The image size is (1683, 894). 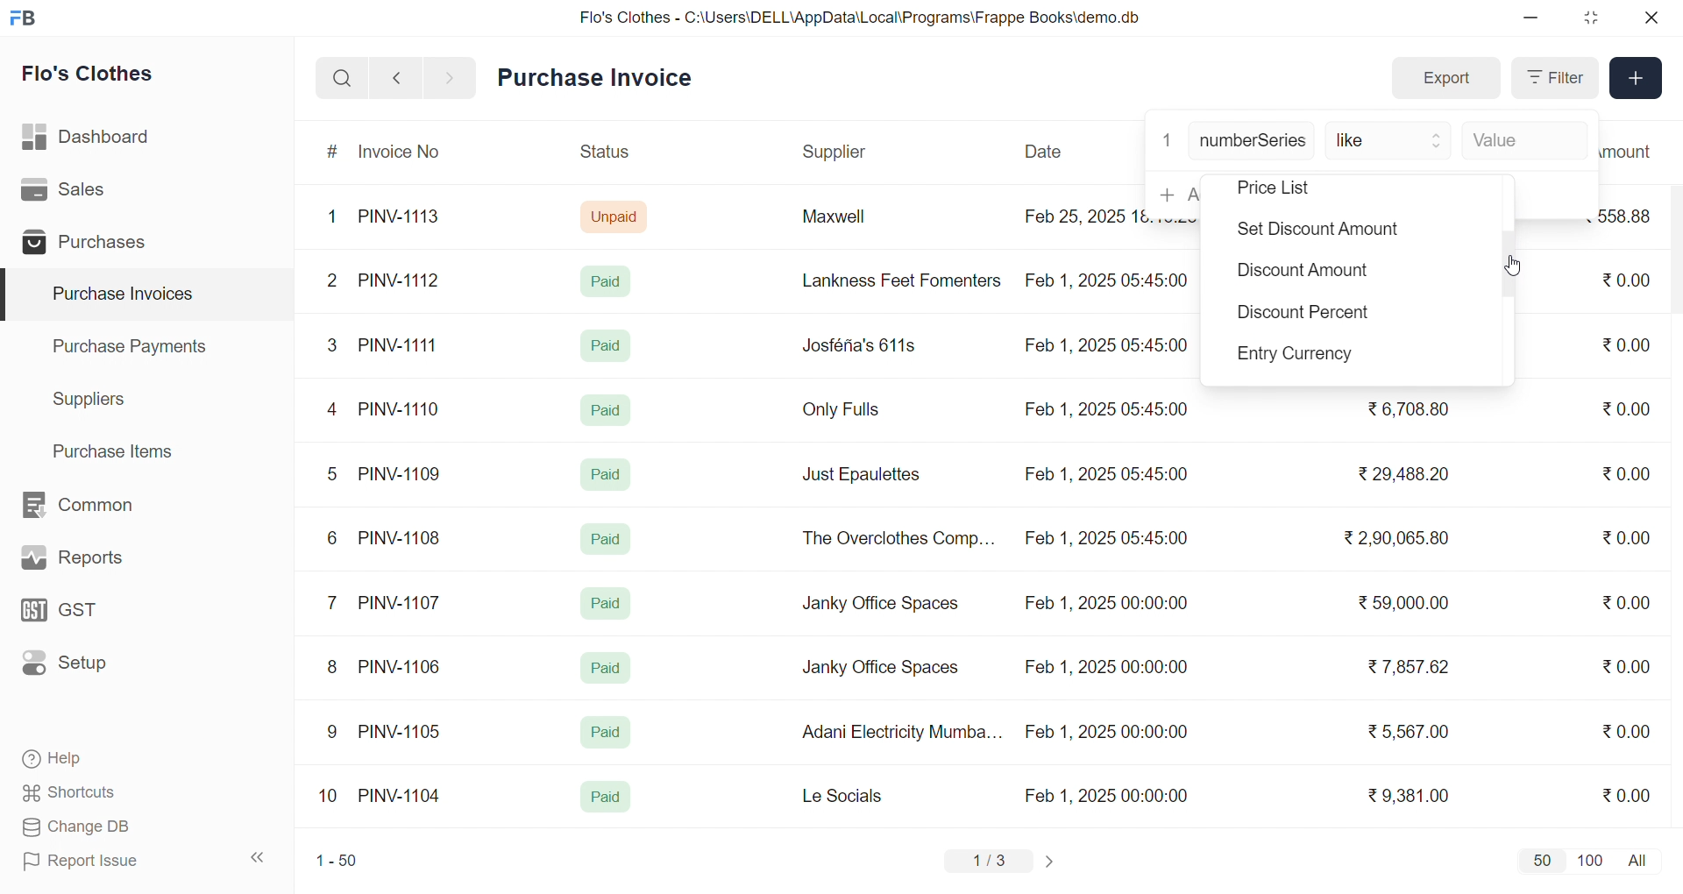 What do you see at coordinates (336, 601) in the screenshot?
I see `7` at bounding box center [336, 601].